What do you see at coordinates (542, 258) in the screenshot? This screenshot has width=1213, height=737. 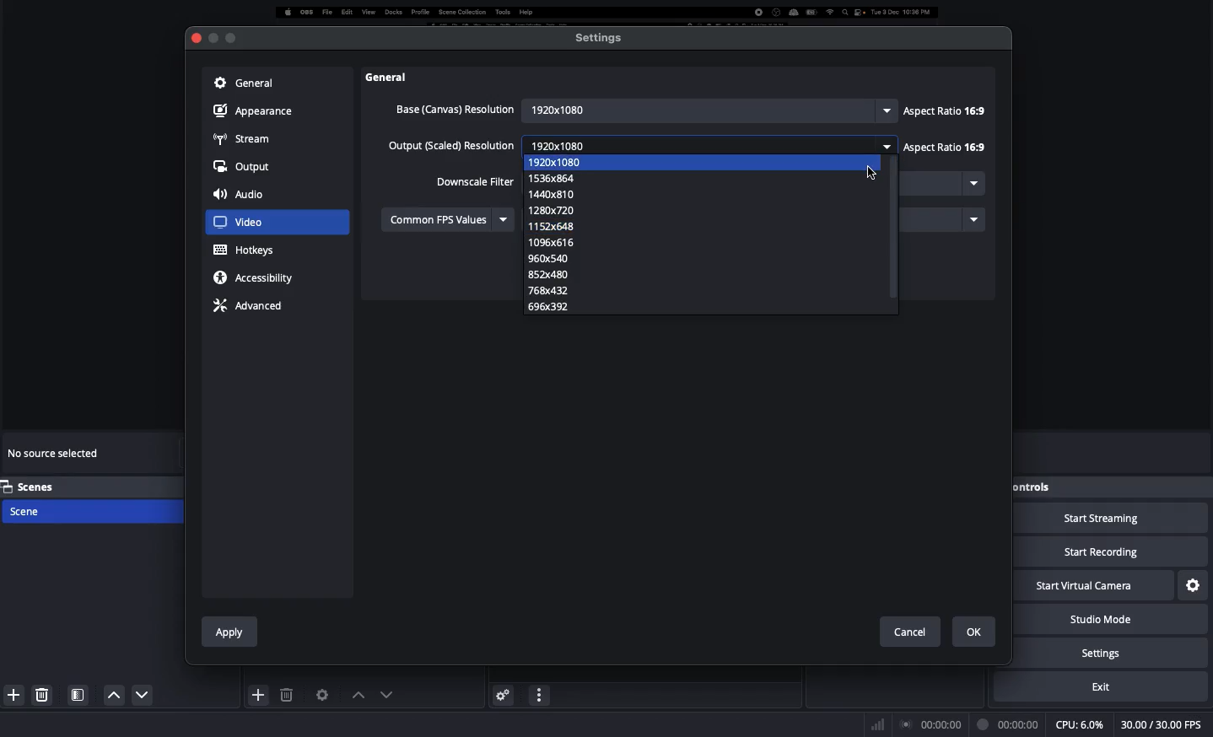 I see `960x540` at bounding box center [542, 258].